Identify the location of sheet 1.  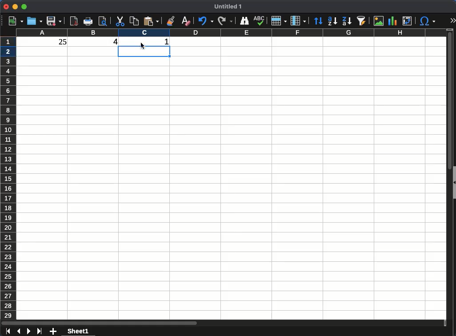
(78, 331).